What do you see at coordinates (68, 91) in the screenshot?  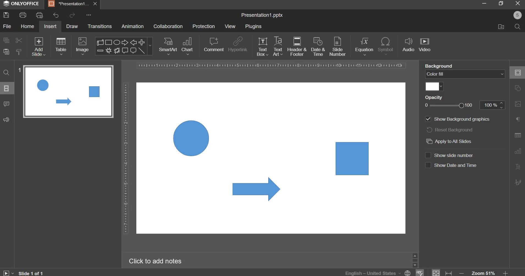 I see `slide preview` at bounding box center [68, 91].